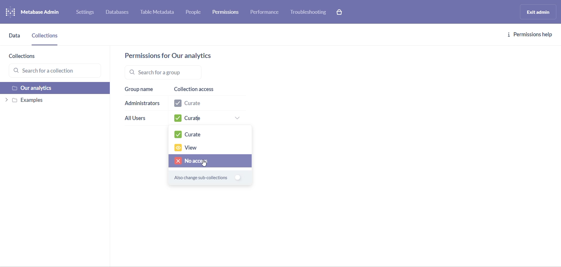 This screenshot has width=561, height=267. What do you see at coordinates (56, 89) in the screenshot?
I see `our analytics` at bounding box center [56, 89].